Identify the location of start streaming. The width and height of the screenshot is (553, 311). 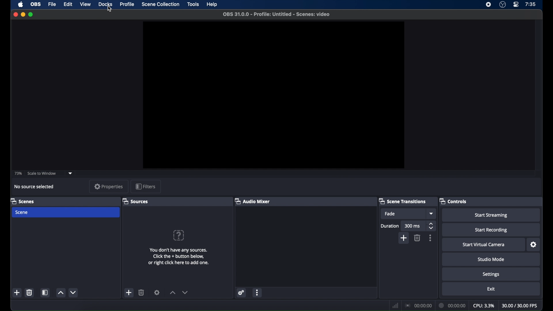
(491, 215).